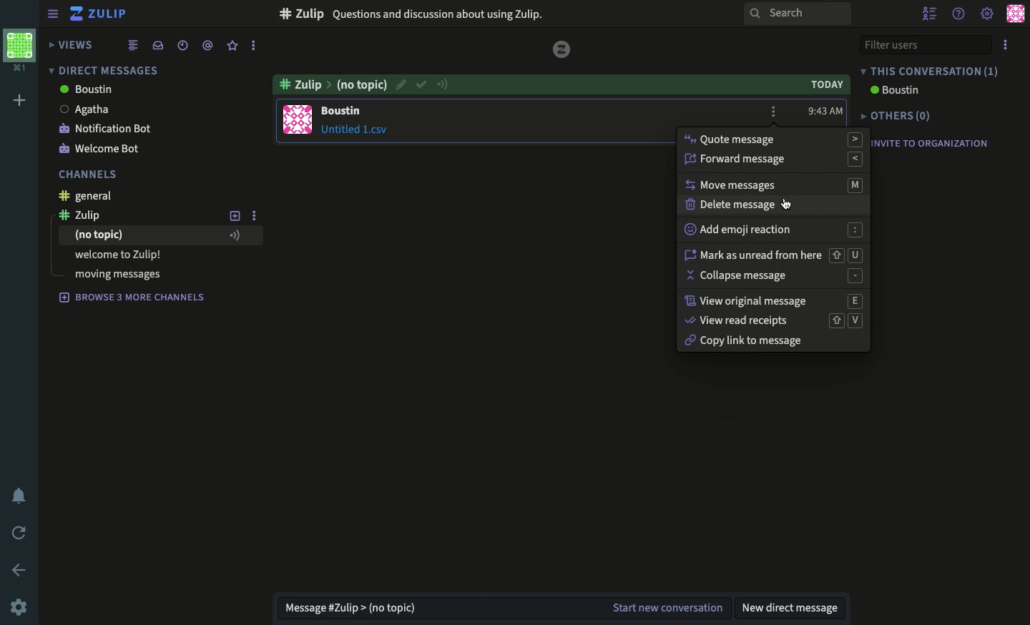 The image size is (1030, 625). What do you see at coordinates (52, 13) in the screenshot?
I see `sidebar` at bounding box center [52, 13].